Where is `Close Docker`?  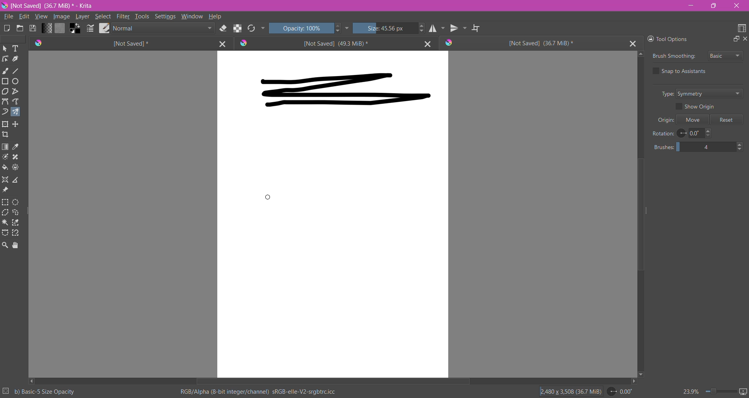
Close Docker is located at coordinates (744, 39).